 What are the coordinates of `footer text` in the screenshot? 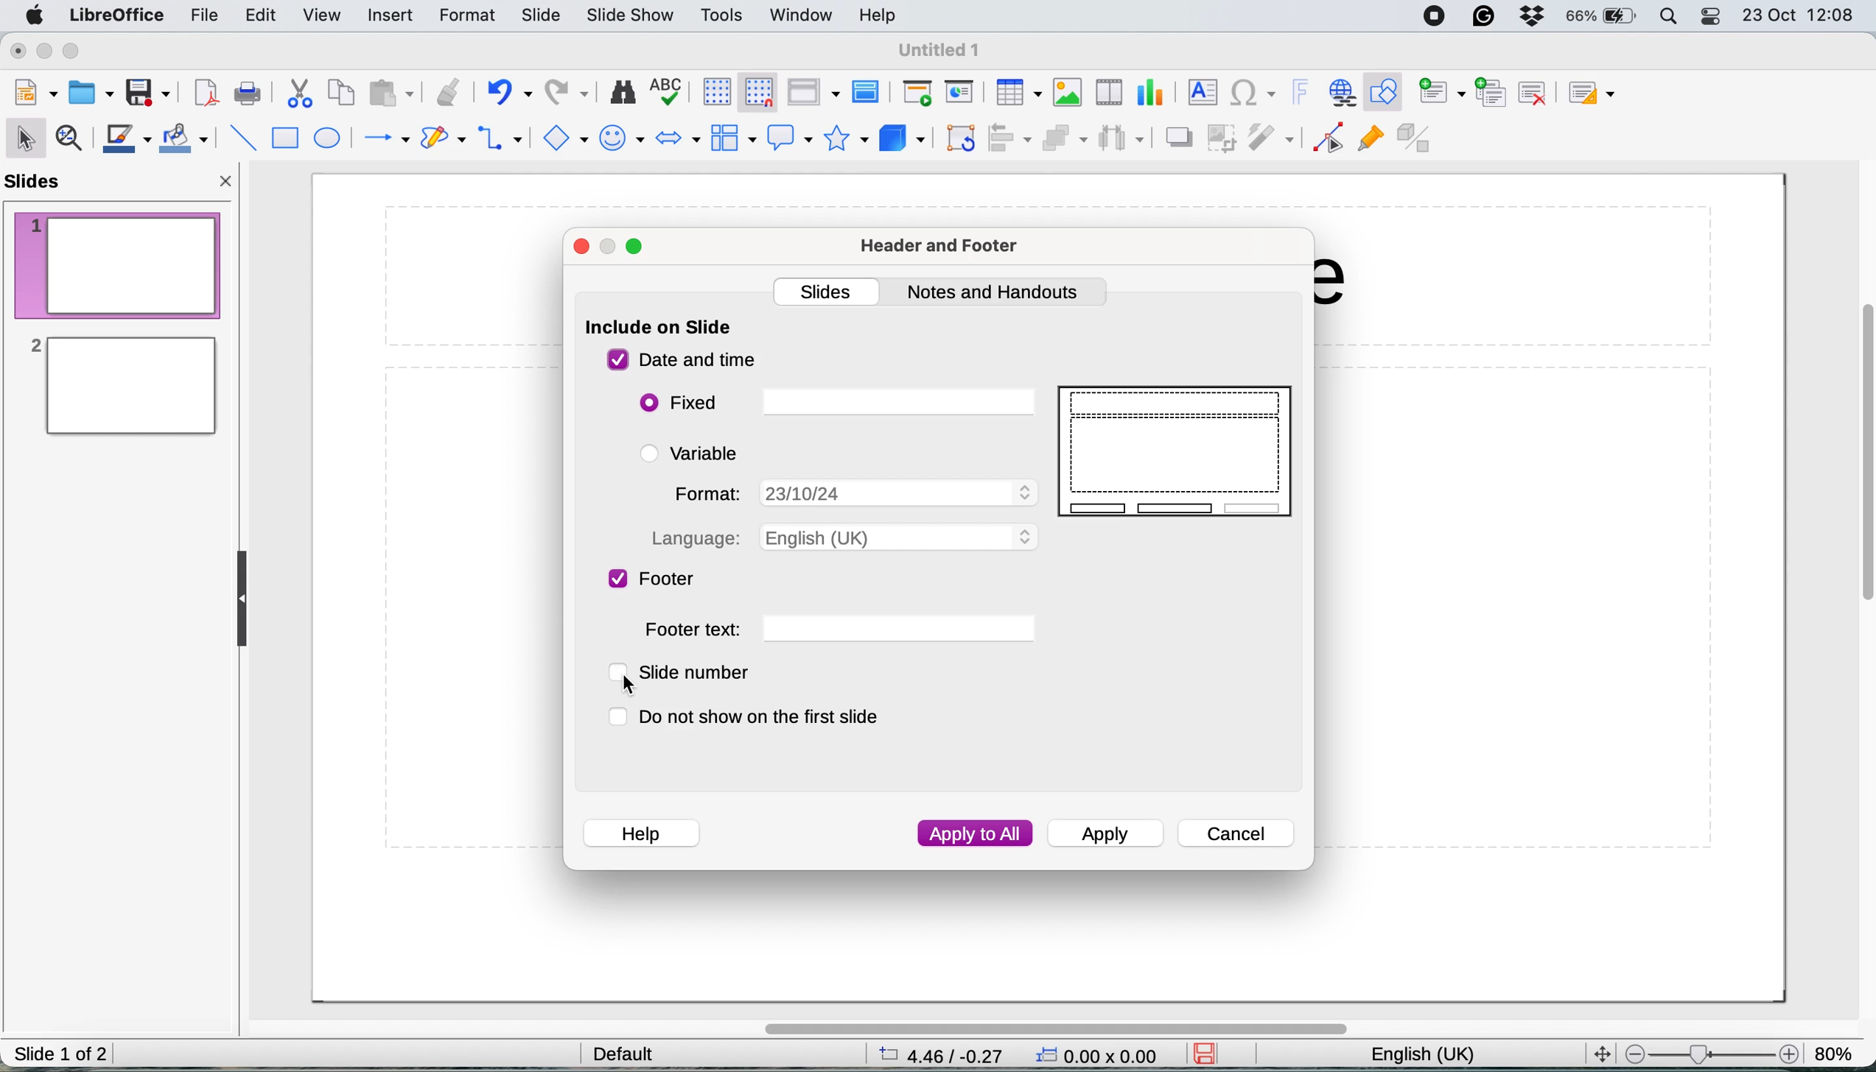 It's located at (839, 630).